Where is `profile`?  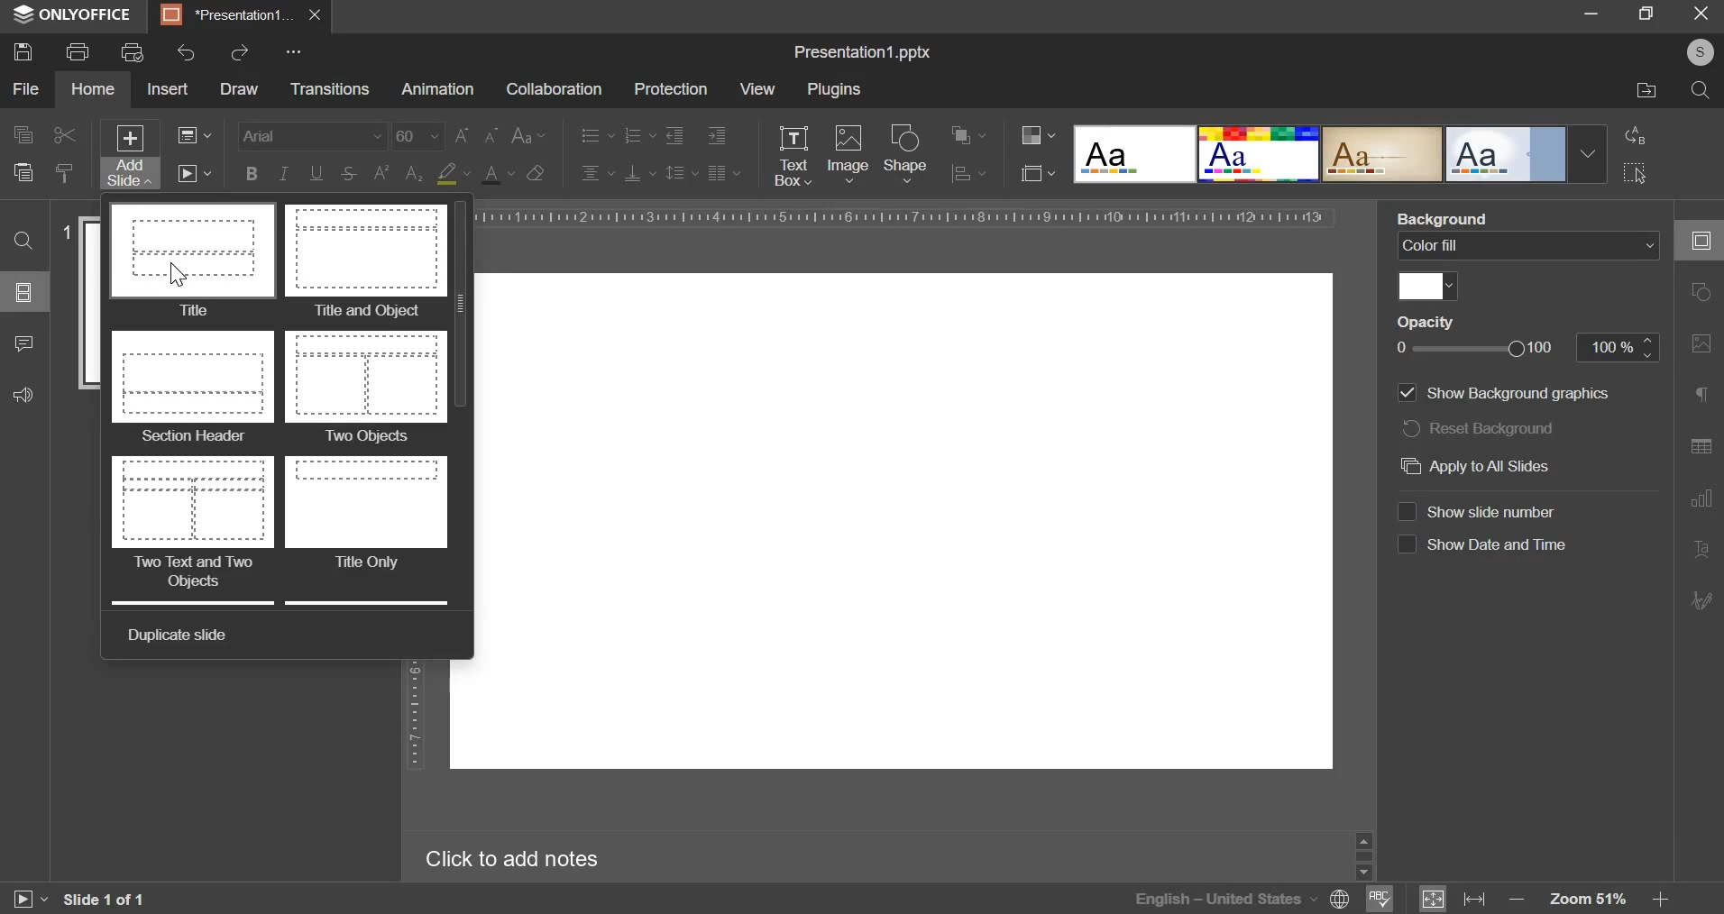 profile is located at coordinates (1695, 53).